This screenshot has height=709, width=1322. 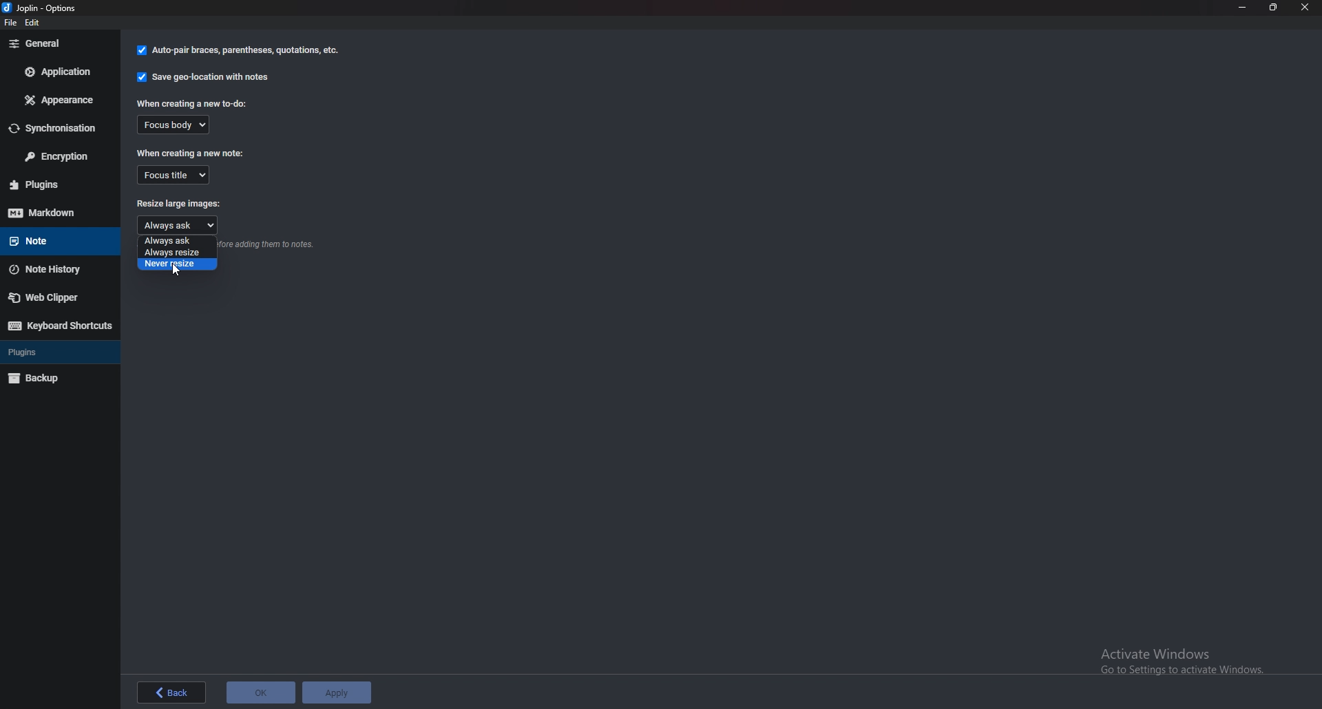 I want to click on options, so click(x=46, y=8).